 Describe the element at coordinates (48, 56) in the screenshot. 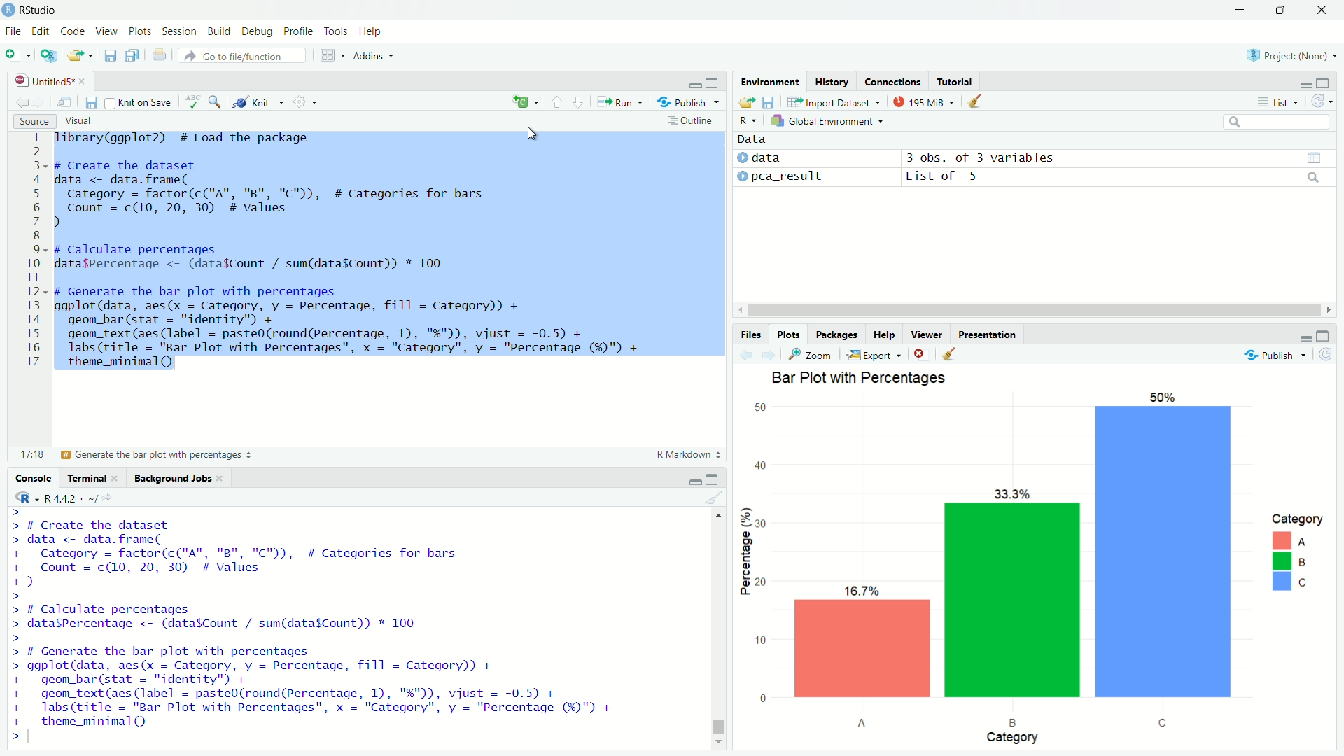

I see `new project` at that location.